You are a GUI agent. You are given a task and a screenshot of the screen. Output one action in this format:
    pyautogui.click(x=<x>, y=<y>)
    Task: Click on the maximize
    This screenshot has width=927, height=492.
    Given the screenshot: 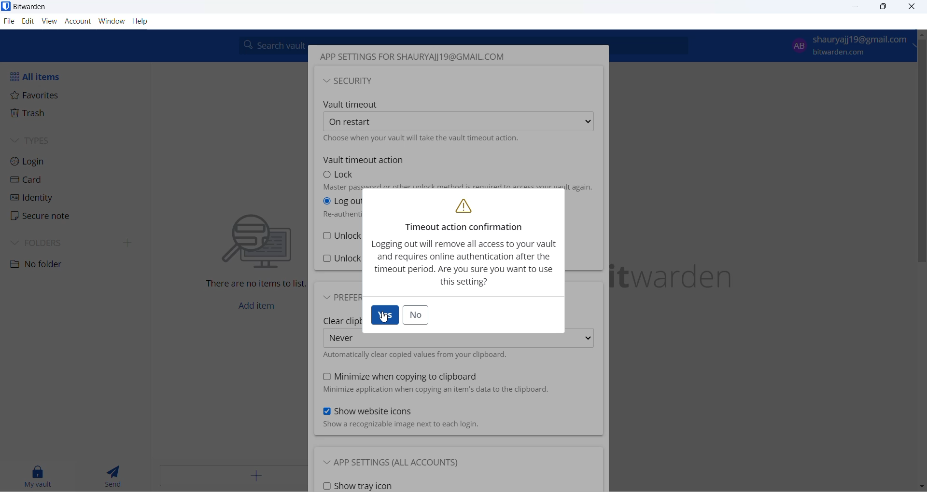 What is the action you would take?
    pyautogui.click(x=883, y=8)
    